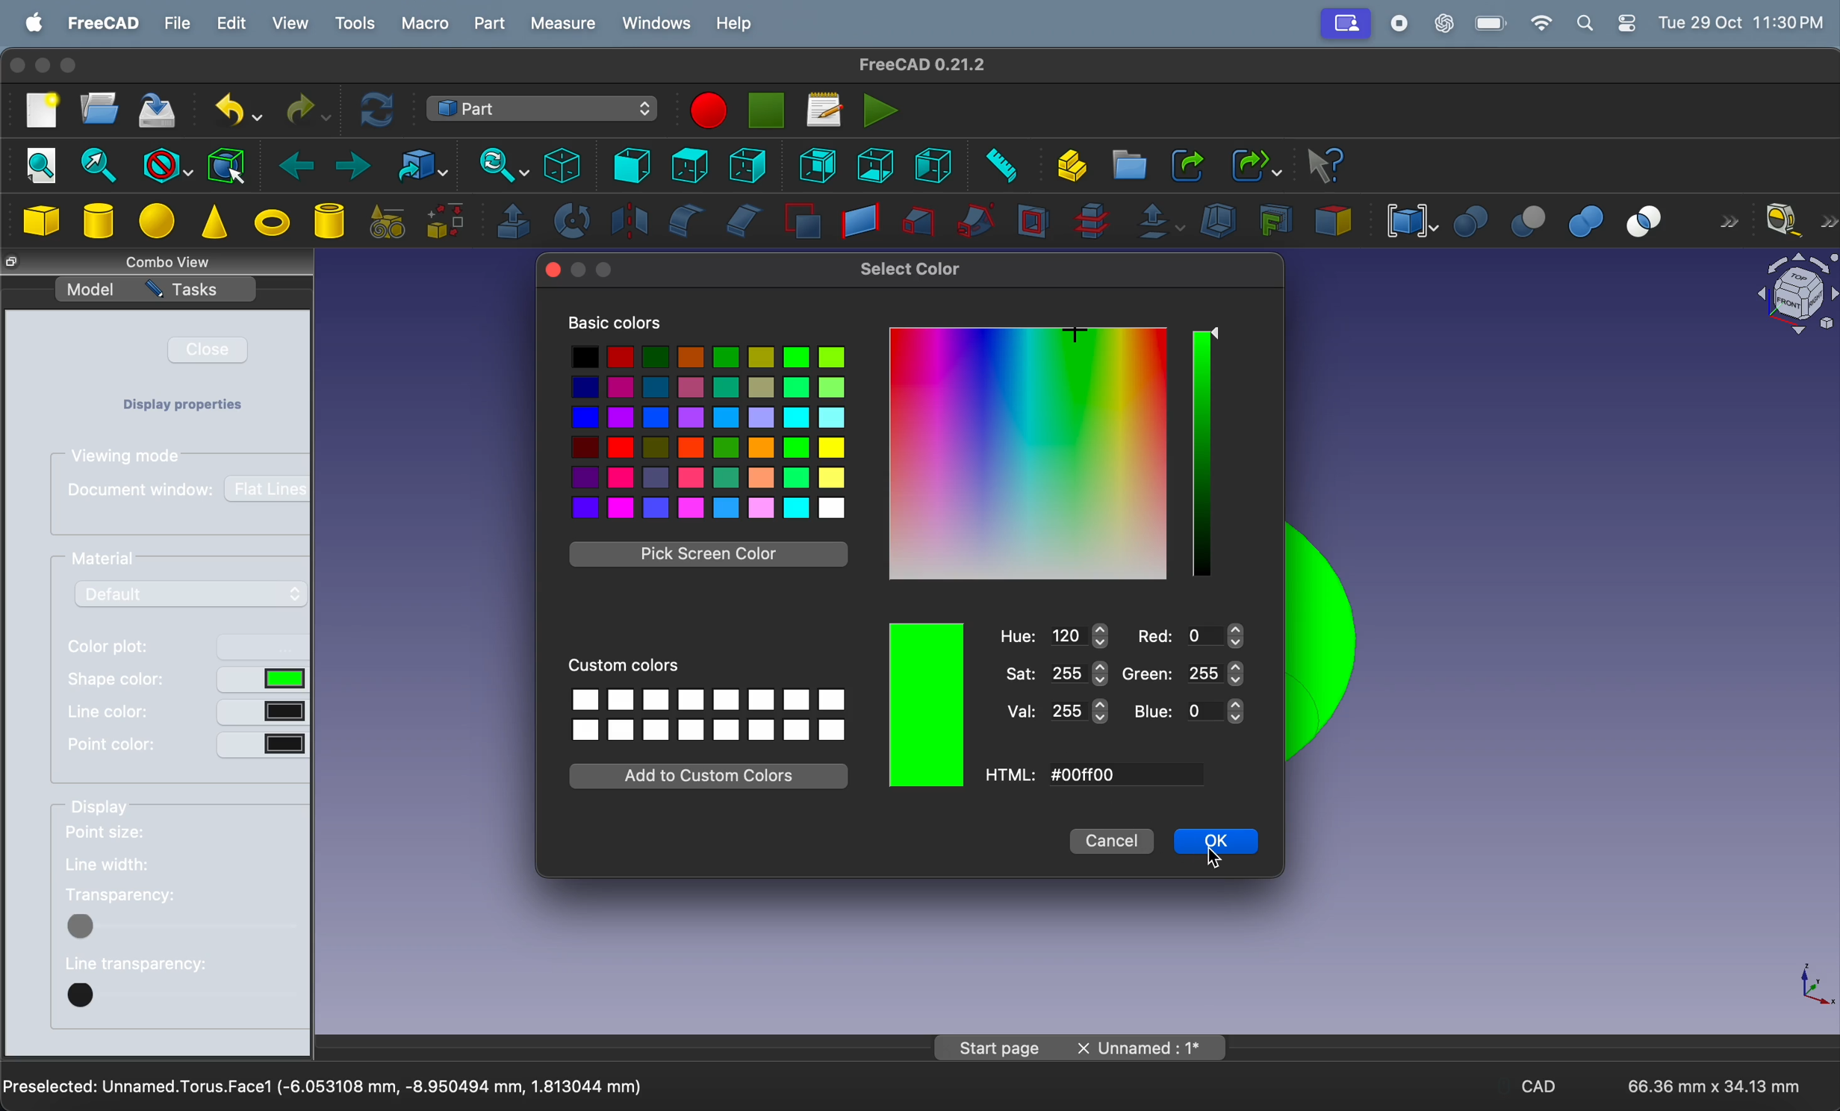 This screenshot has height=1111, width=1840. Describe the element at coordinates (142, 492) in the screenshot. I see `document window` at that location.